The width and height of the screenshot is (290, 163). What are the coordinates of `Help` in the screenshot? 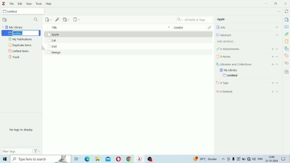 It's located at (49, 4).